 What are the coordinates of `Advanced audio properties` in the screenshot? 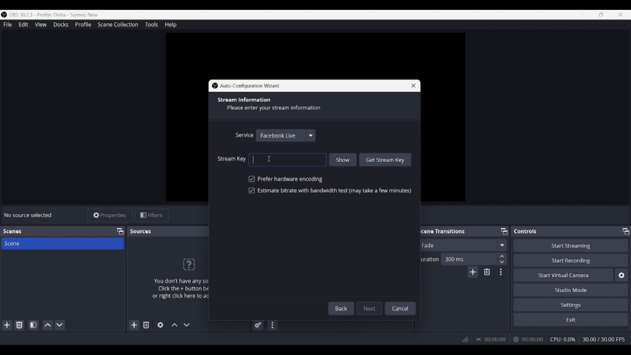 It's located at (258, 325).